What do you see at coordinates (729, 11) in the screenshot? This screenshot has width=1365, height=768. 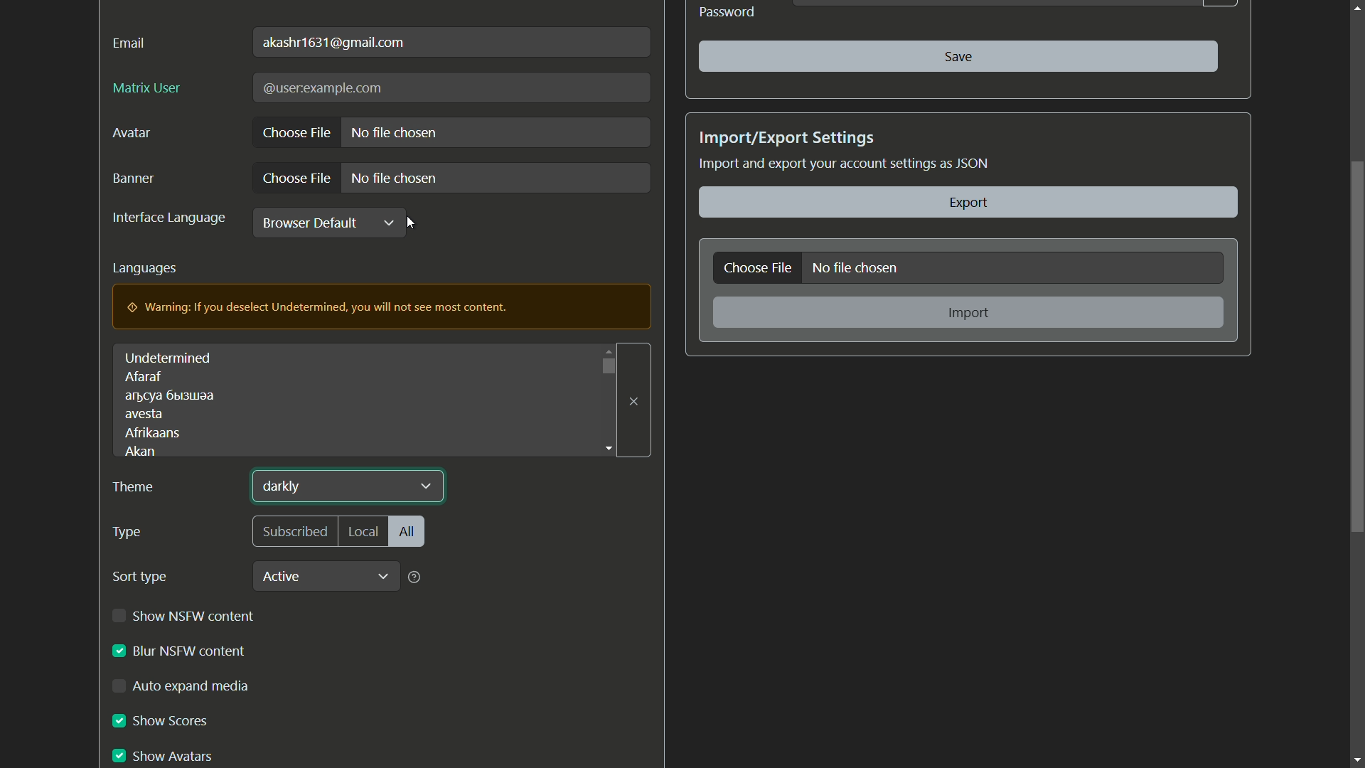 I see `Password` at bounding box center [729, 11].